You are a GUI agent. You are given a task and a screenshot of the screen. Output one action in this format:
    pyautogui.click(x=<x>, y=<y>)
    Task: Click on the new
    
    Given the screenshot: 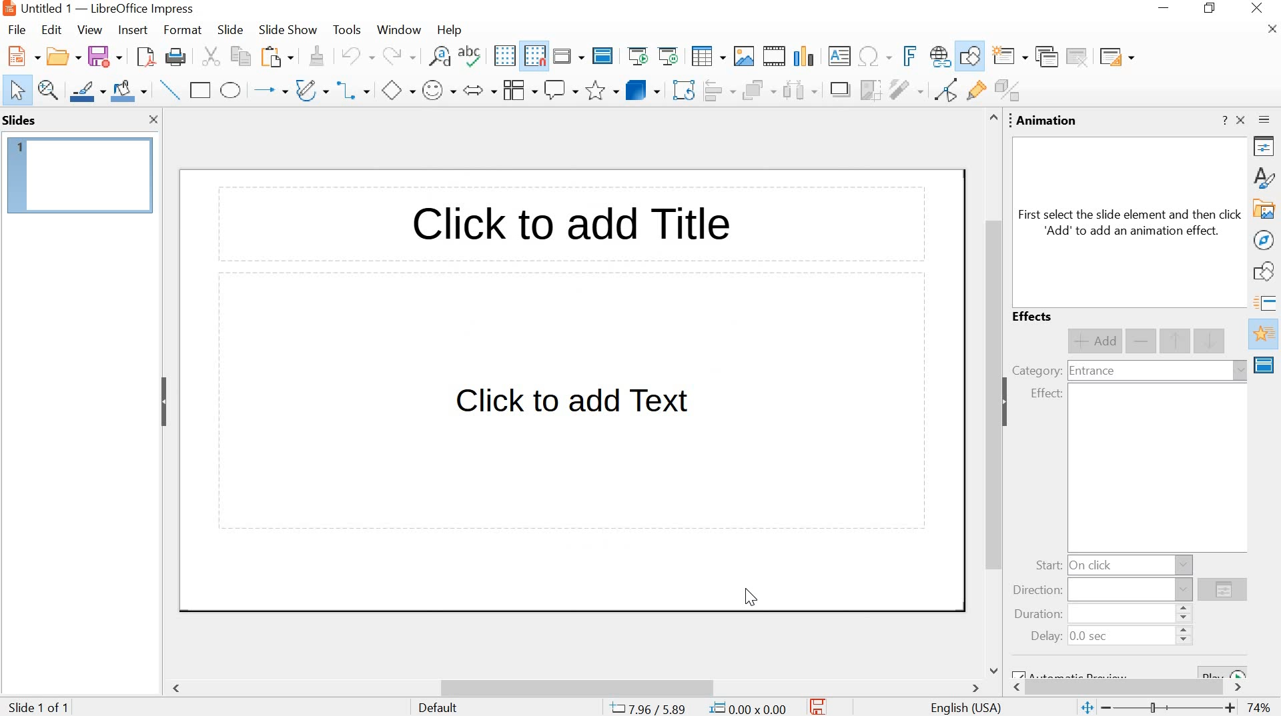 What is the action you would take?
    pyautogui.click(x=21, y=57)
    